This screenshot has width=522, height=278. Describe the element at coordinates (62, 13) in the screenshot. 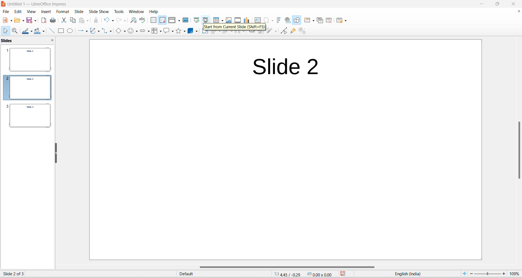

I see `format` at that location.